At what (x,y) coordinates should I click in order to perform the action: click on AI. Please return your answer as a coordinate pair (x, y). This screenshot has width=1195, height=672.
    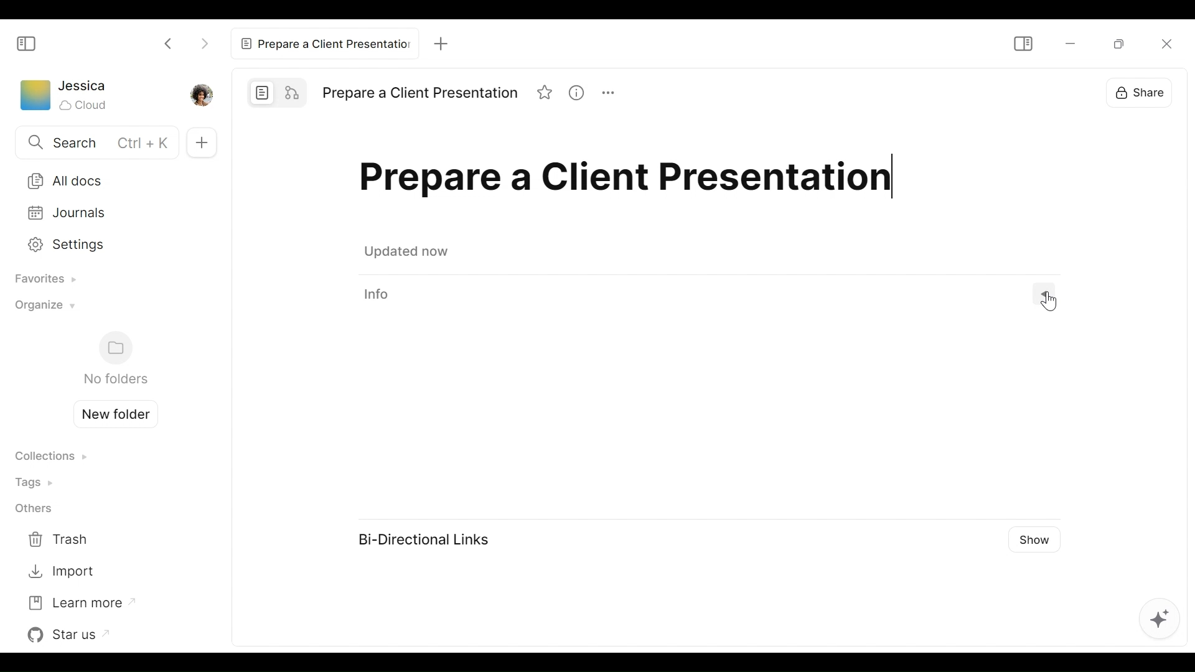
    Looking at the image, I should click on (1158, 622).